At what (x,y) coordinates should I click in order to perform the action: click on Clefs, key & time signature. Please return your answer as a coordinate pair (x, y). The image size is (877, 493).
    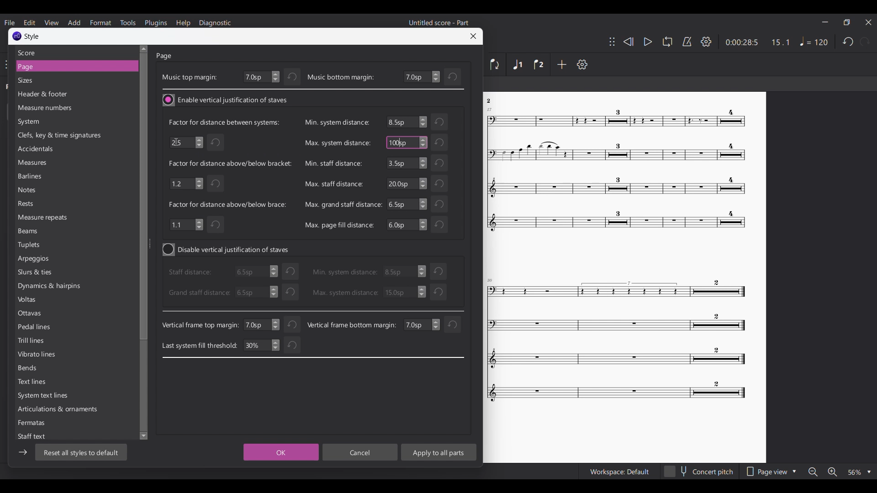
    Looking at the image, I should click on (63, 136).